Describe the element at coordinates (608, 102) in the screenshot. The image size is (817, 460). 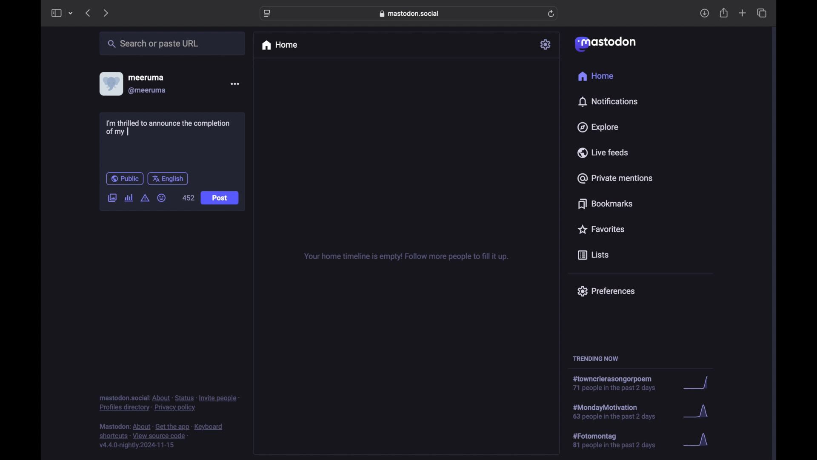
I see `notifications` at that location.